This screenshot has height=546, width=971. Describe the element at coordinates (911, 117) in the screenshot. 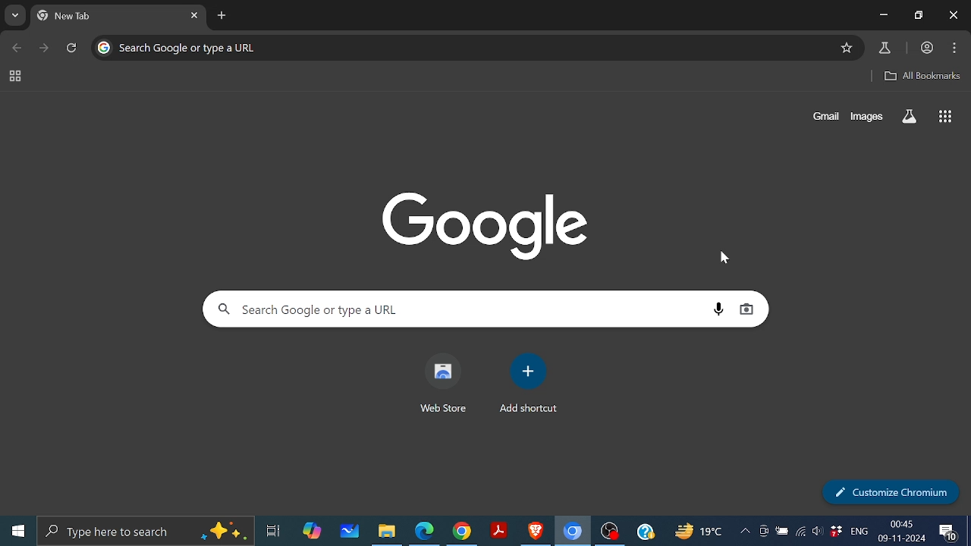

I see `Search labs` at that location.